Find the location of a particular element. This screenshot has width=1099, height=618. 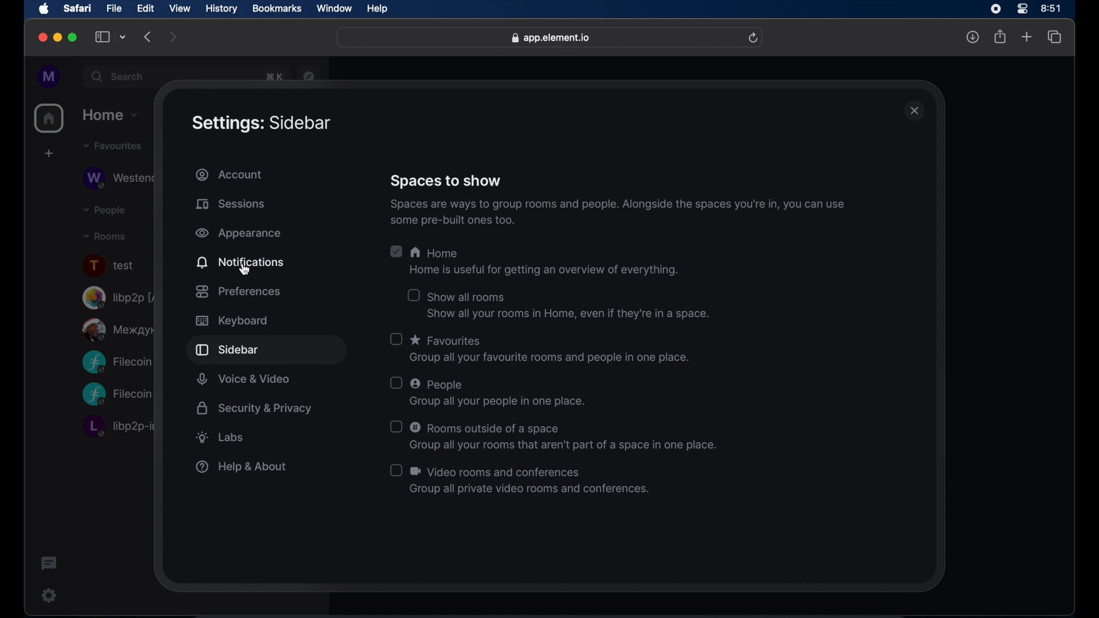

O * Favourites
Group all your favourite rooms and people in one place. is located at coordinates (543, 348).